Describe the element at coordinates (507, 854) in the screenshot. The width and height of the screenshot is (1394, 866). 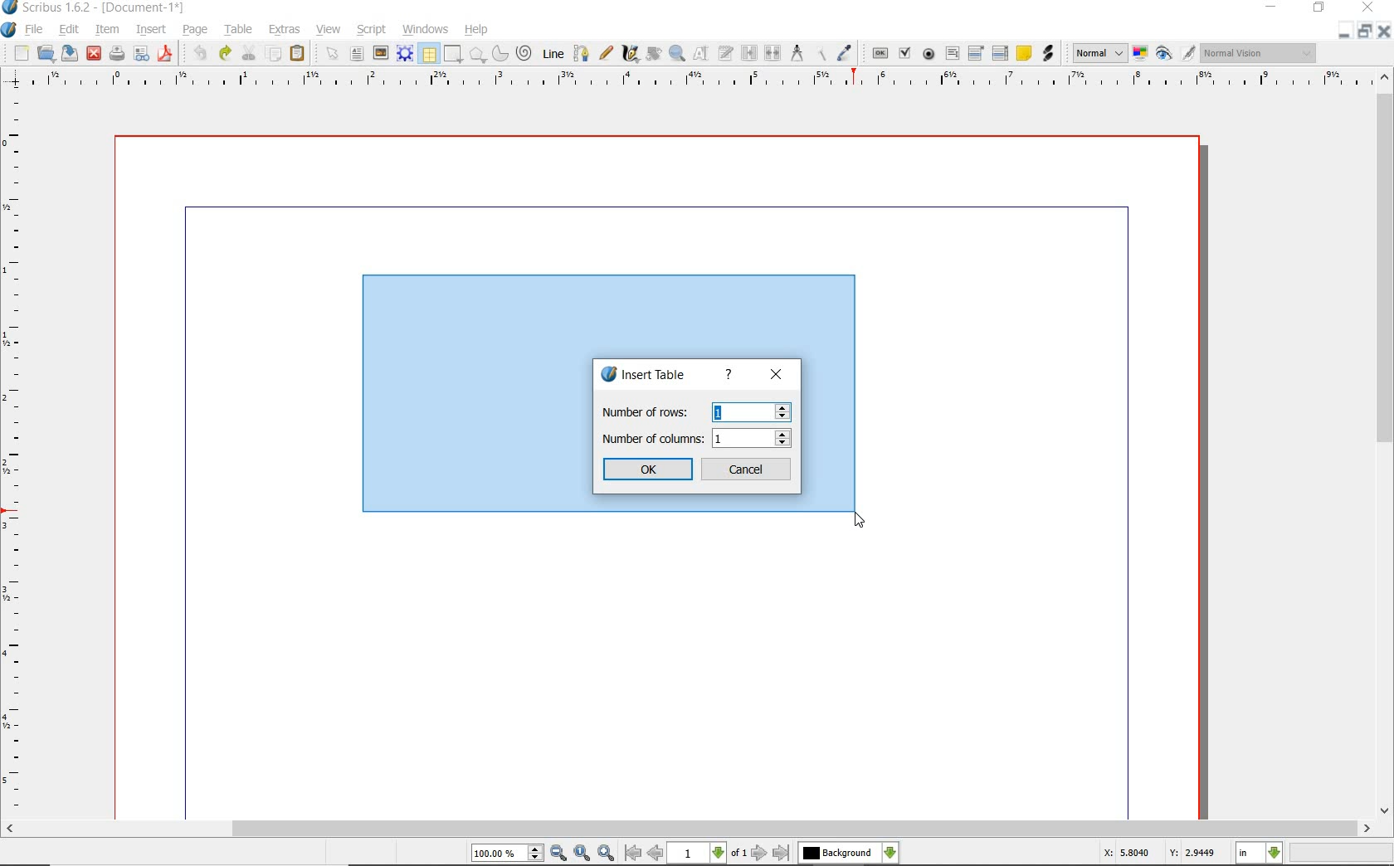
I see `select current zoom level` at that location.